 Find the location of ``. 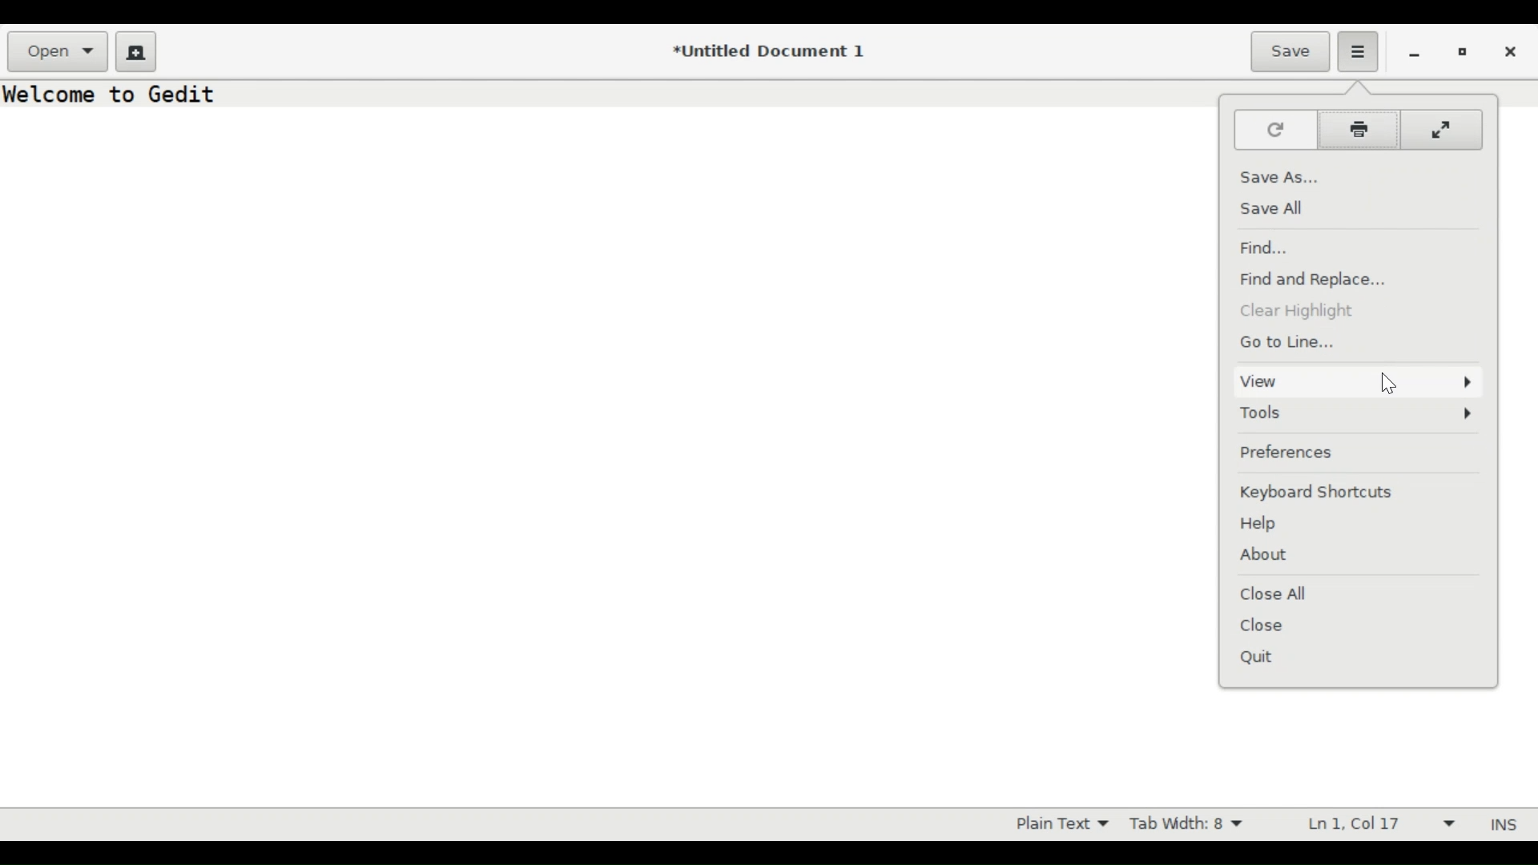

 is located at coordinates (2279, 70).